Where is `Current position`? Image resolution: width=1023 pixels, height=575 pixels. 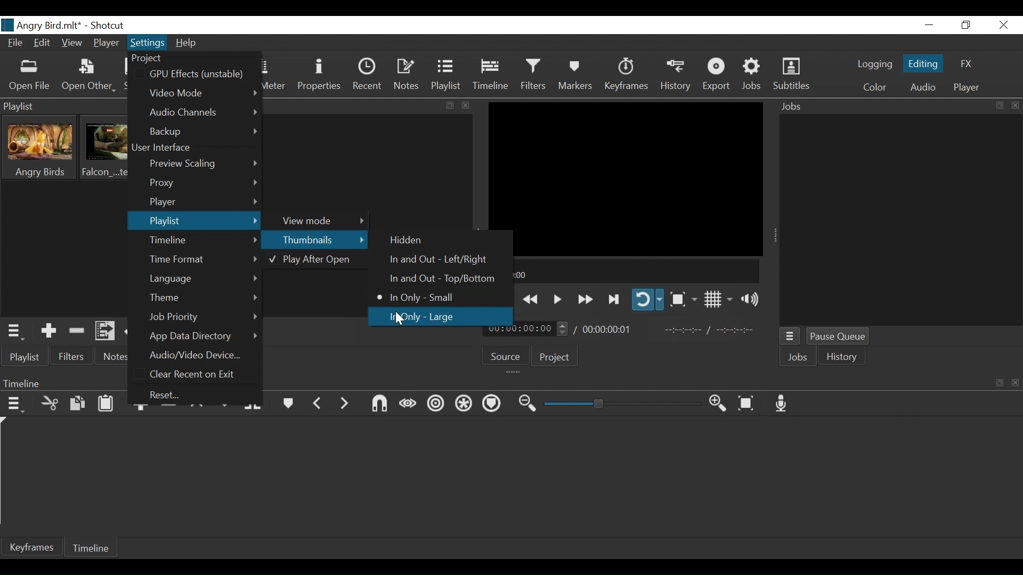 Current position is located at coordinates (526, 329).